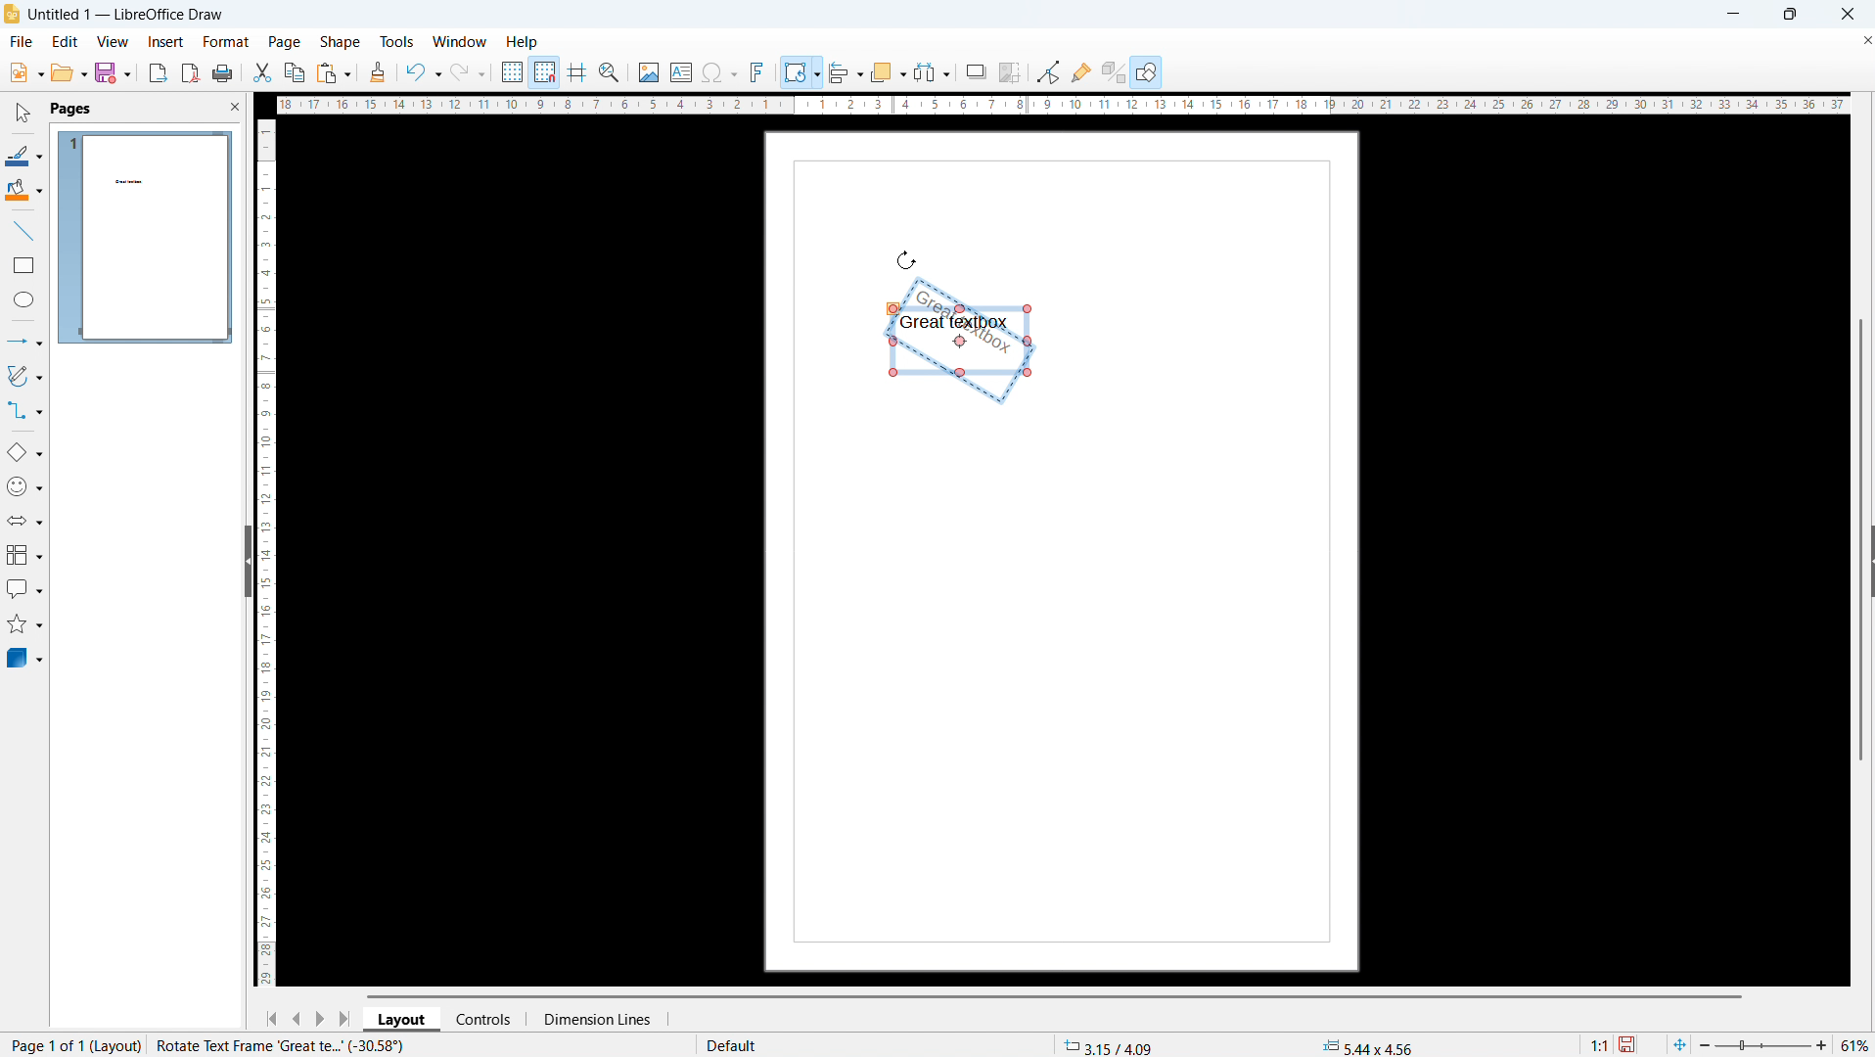  What do you see at coordinates (1081, 71) in the screenshot?
I see `show gluepoint functions` at bounding box center [1081, 71].